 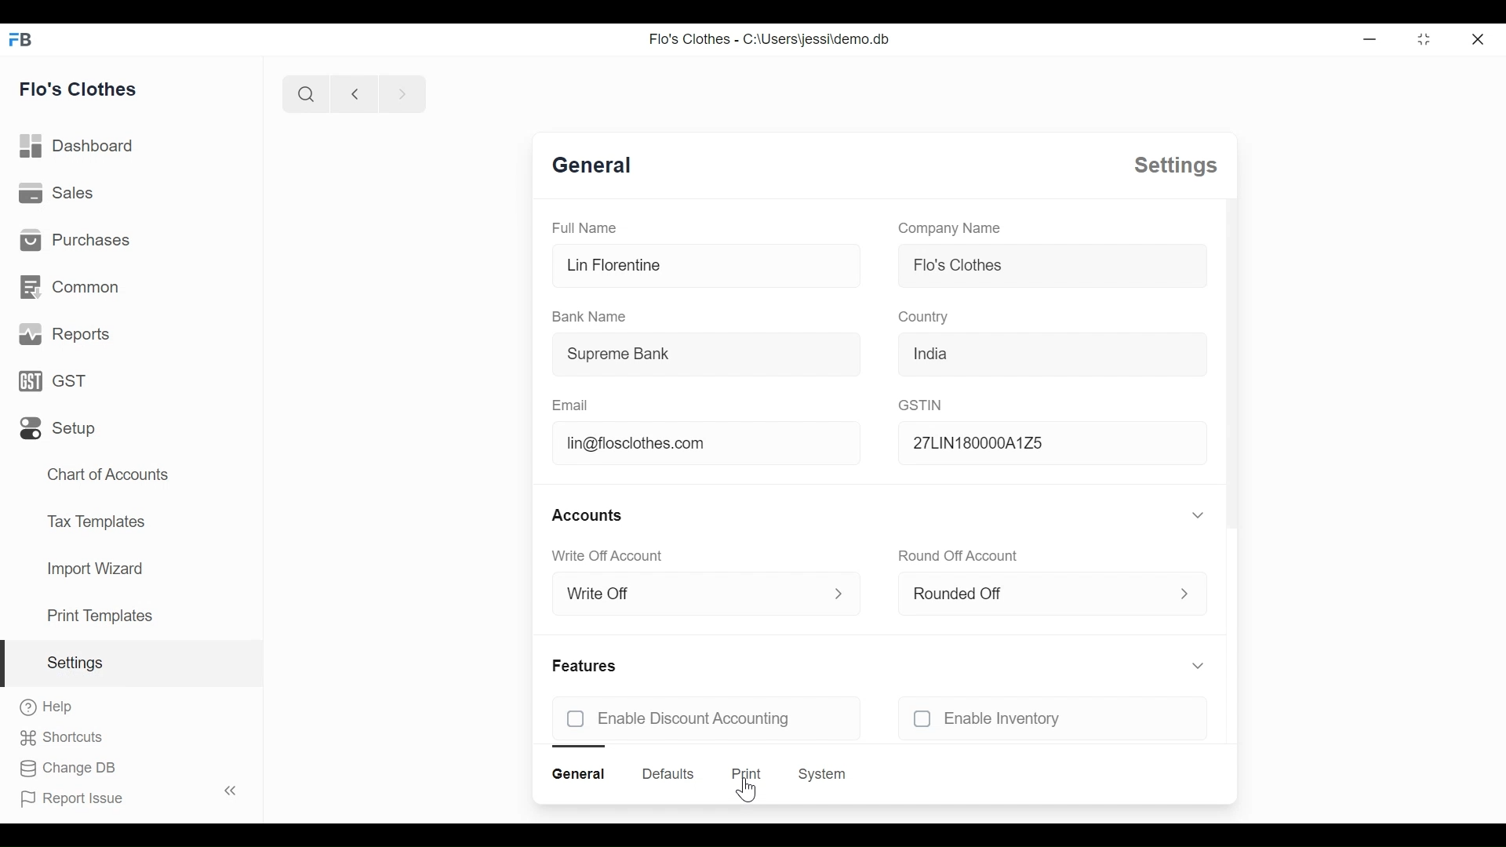 What do you see at coordinates (1015, 594) in the screenshot?
I see `rounded off` at bounding box center [1015, 594].